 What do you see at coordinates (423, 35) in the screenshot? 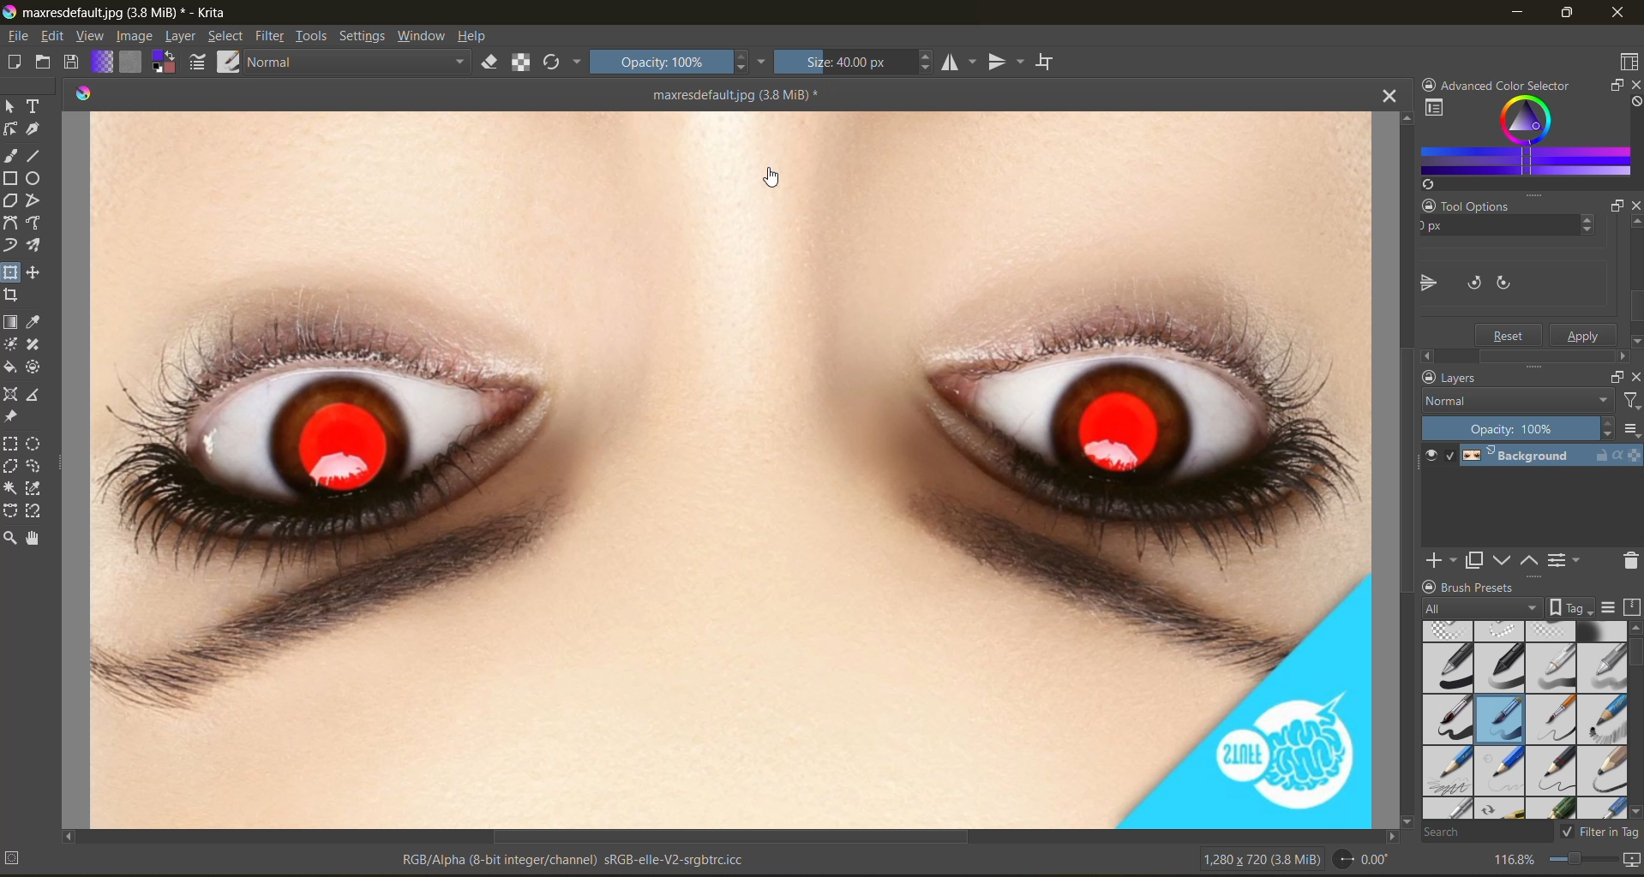
I see `window` at bounding box center [423, 35].